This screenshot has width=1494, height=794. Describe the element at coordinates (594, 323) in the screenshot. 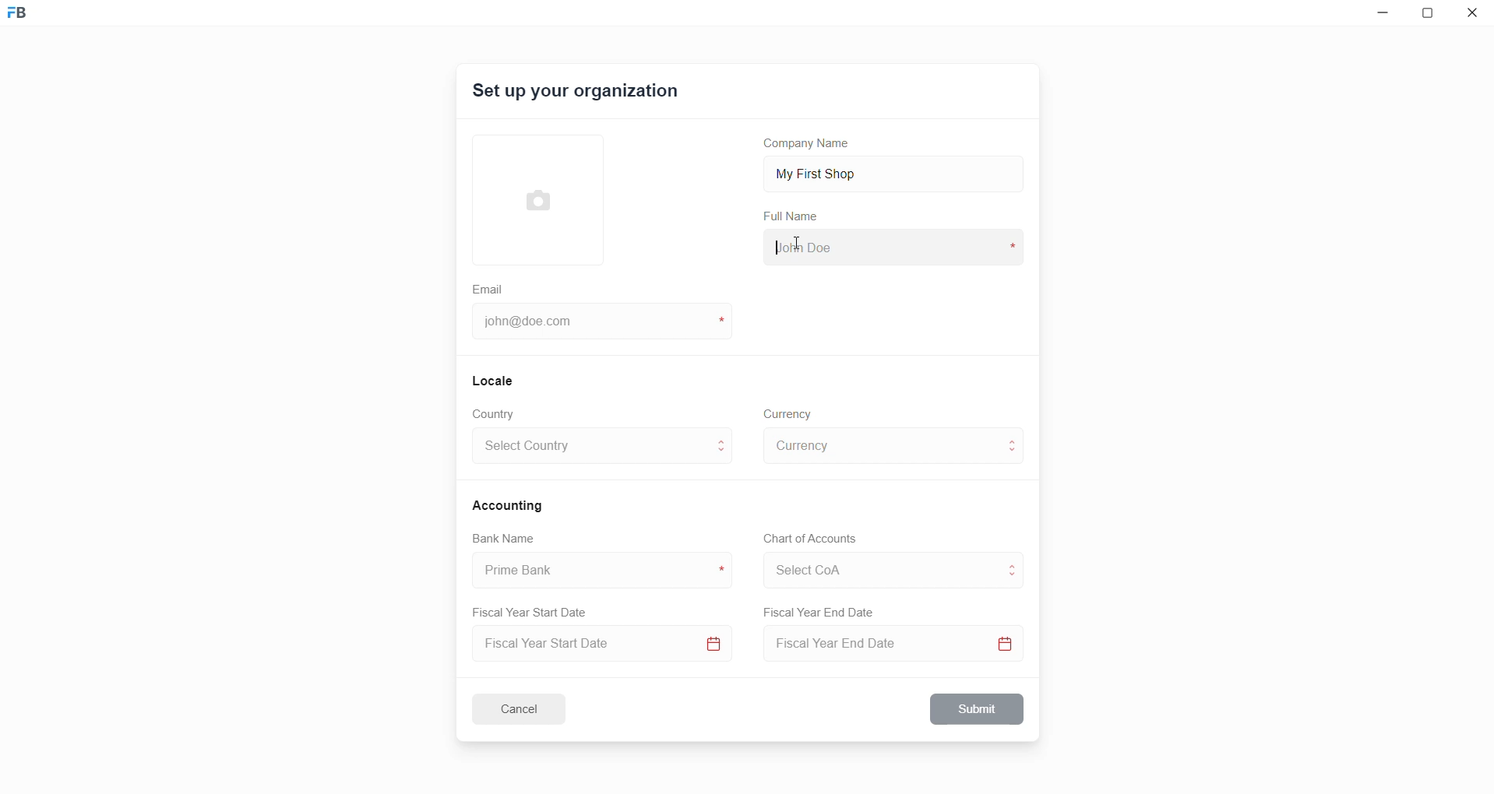

I see `email id input box` at that location.